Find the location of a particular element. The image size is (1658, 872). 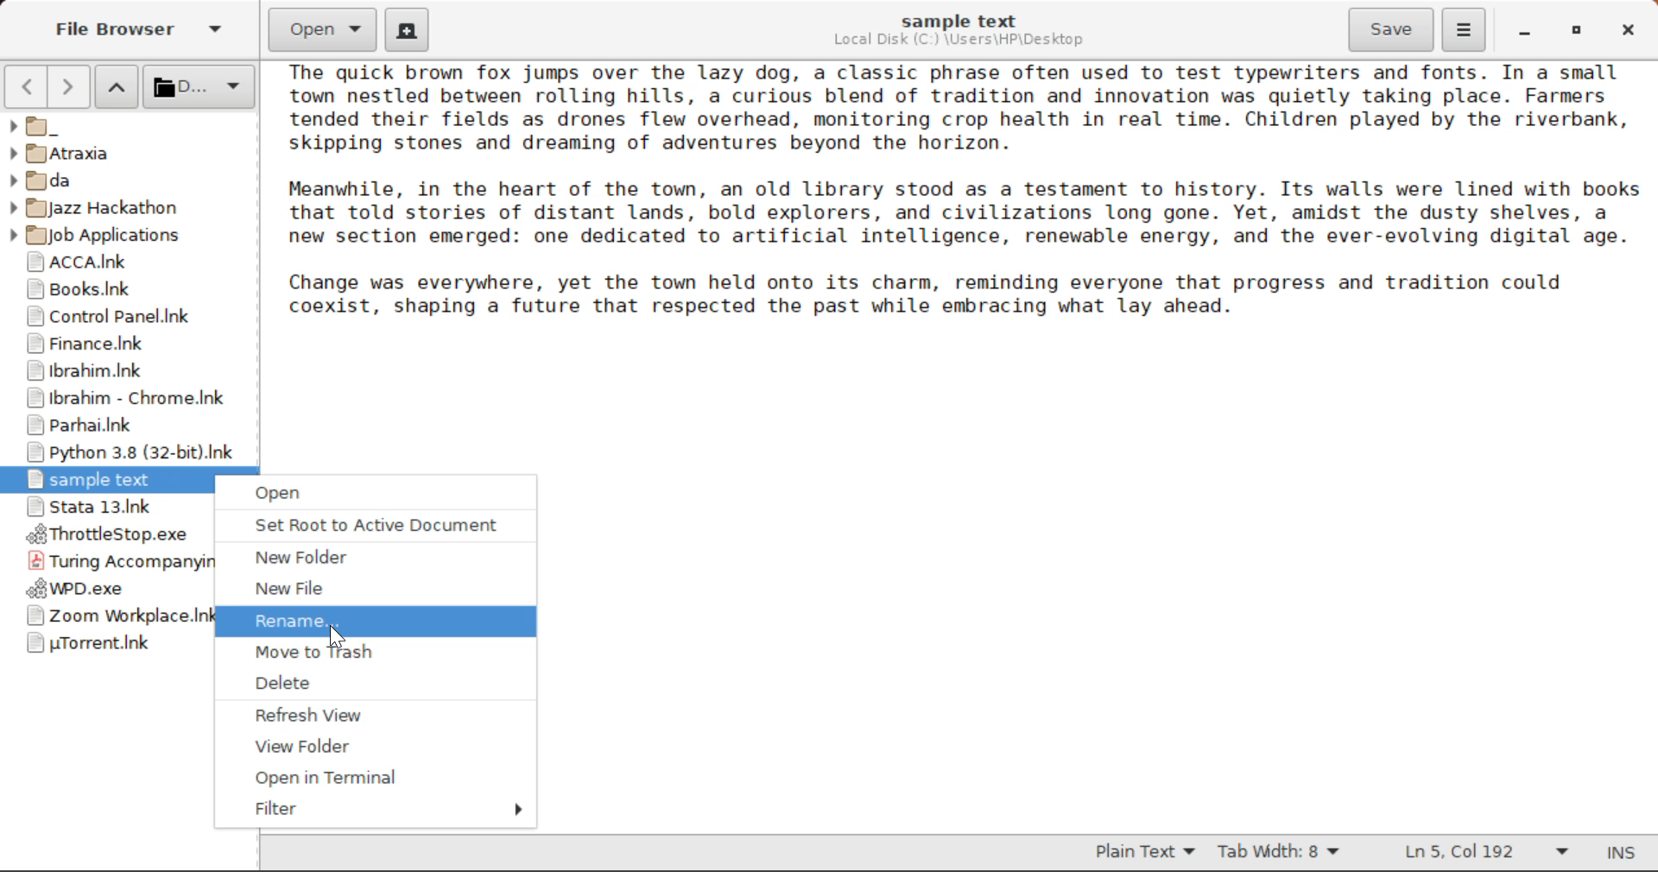

Line & Character Count is located at coordinates (1484, 854).